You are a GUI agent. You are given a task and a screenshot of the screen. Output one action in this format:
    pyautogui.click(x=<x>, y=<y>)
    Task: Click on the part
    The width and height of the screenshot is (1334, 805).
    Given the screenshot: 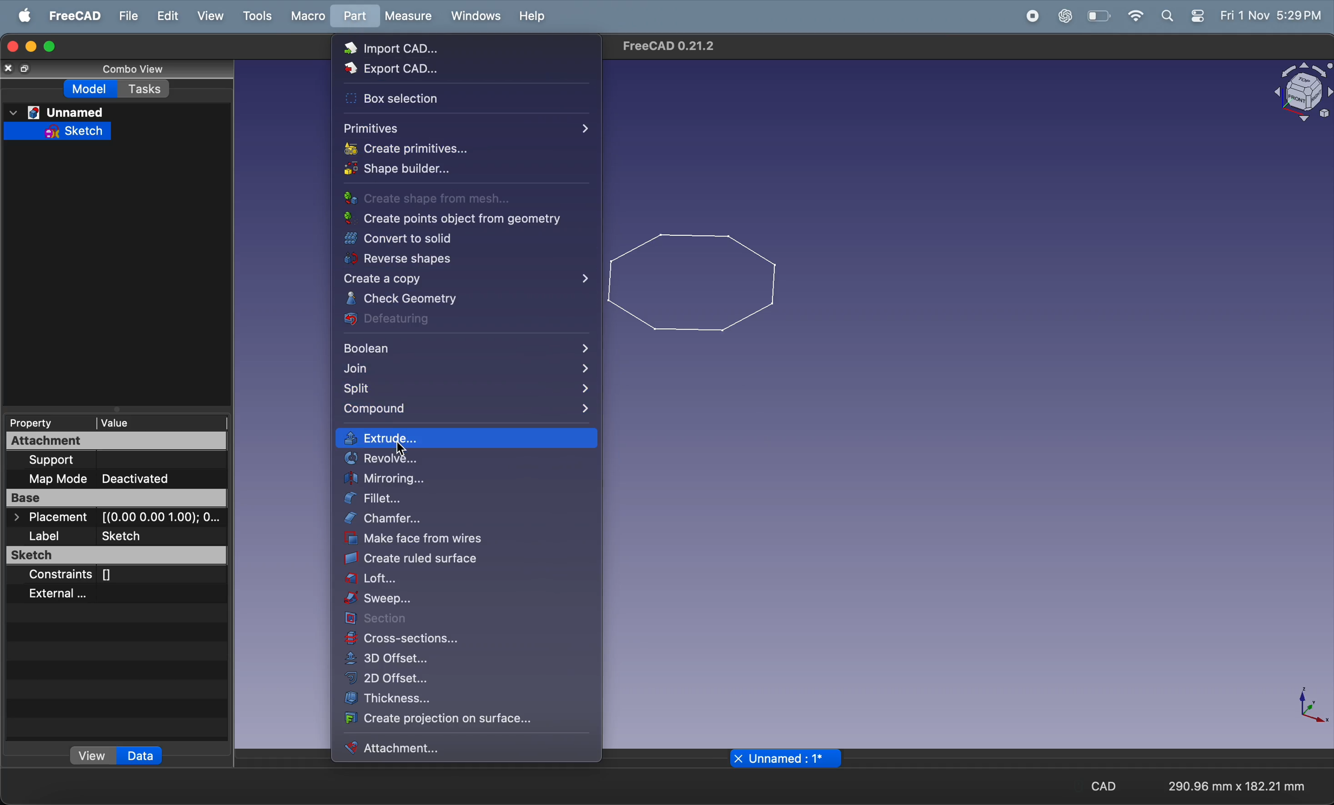 What is the action you would take?
    pyautogui.click(x=350, y=19)
    